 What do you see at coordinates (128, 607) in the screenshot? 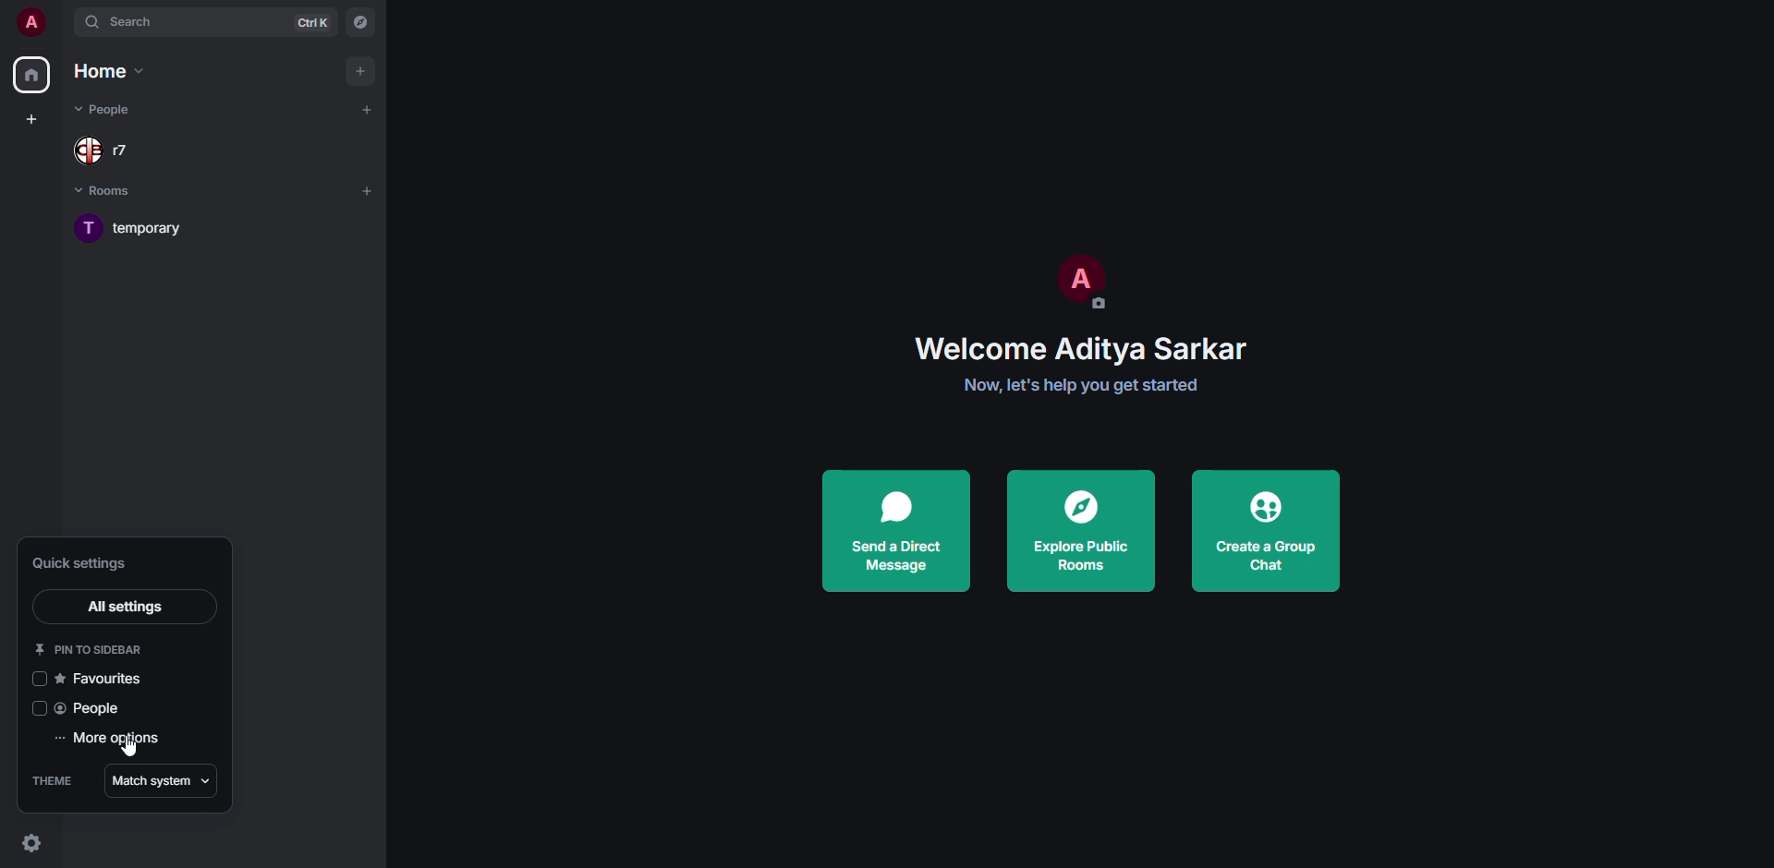
I see `all settings` at bounding box center [128, 607].